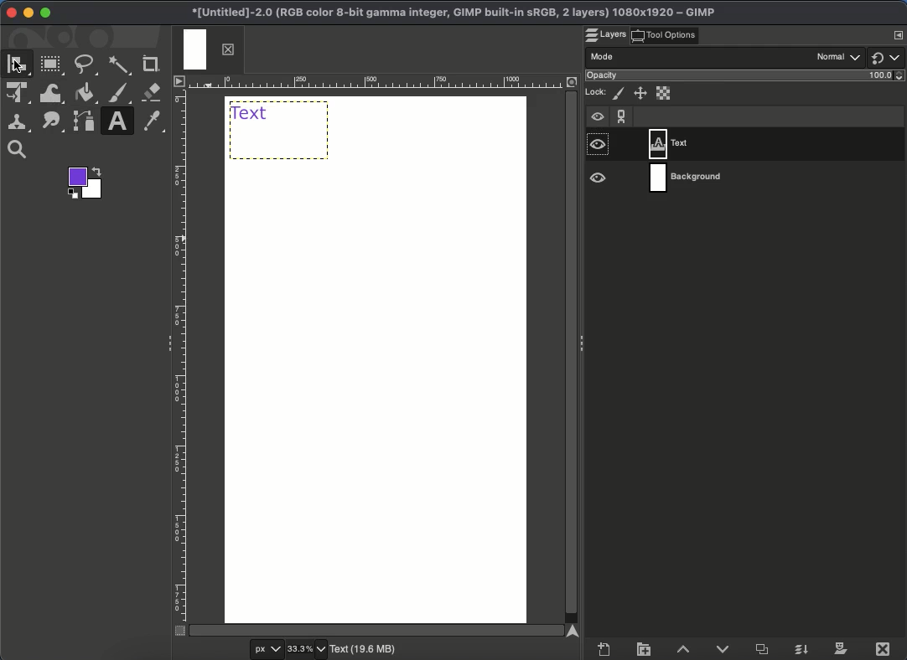 The height and width of the screenshot is (660, 907). What do you see at coordinates (155, 122) in the screenshot?
I see `Color picker` at bounding box center [155, 122].